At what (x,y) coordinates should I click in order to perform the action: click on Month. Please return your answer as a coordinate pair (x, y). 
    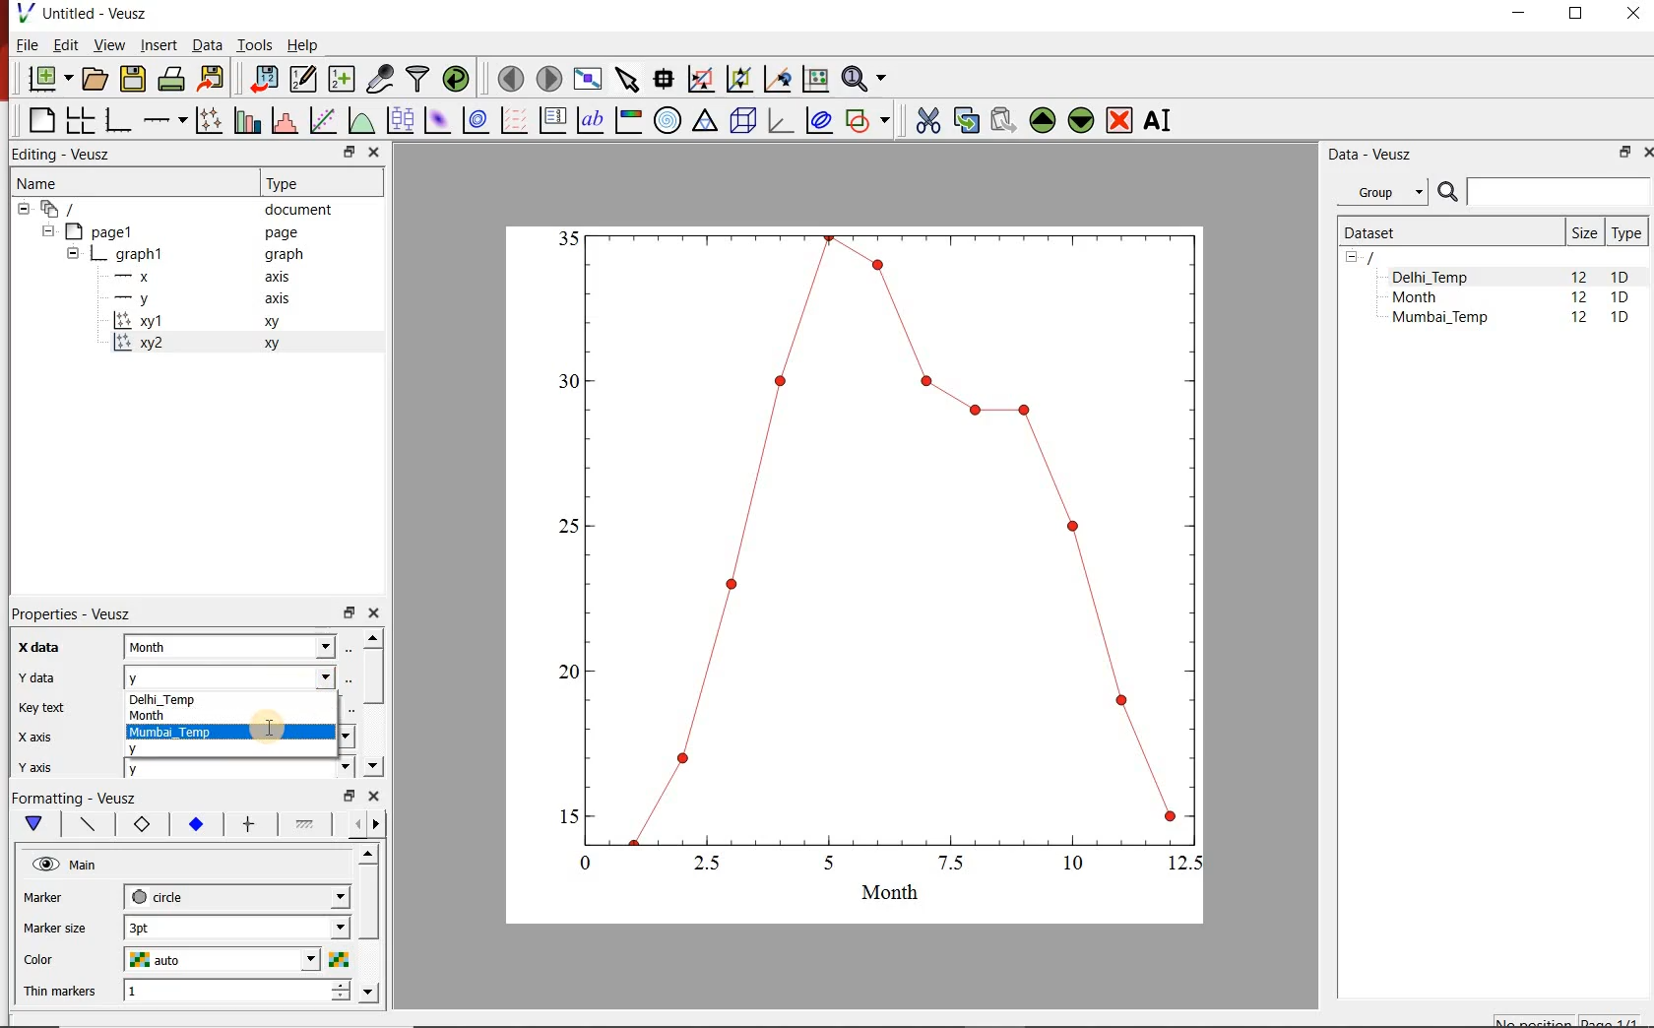
    Looking at the image, I should click on (238, 647).